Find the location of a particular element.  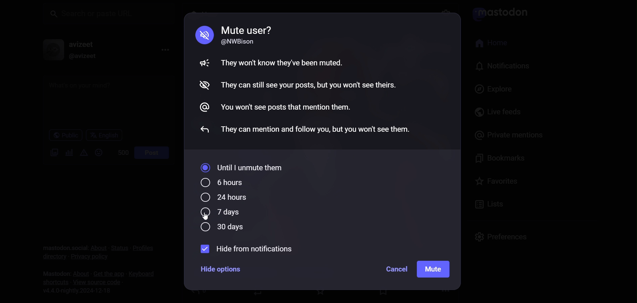

hide from notification is located at coordinates (249, 250).